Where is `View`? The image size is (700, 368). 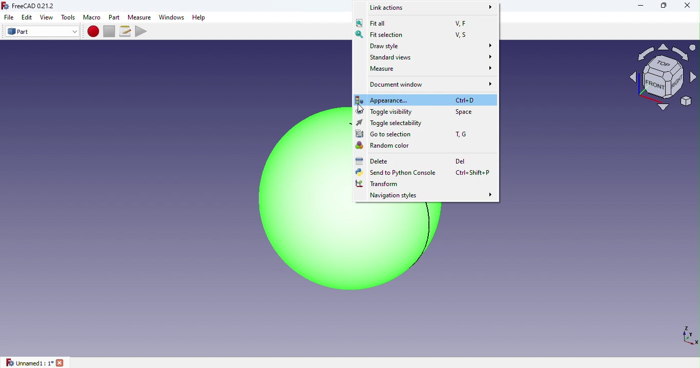
View is located at coordinates (48, 17).